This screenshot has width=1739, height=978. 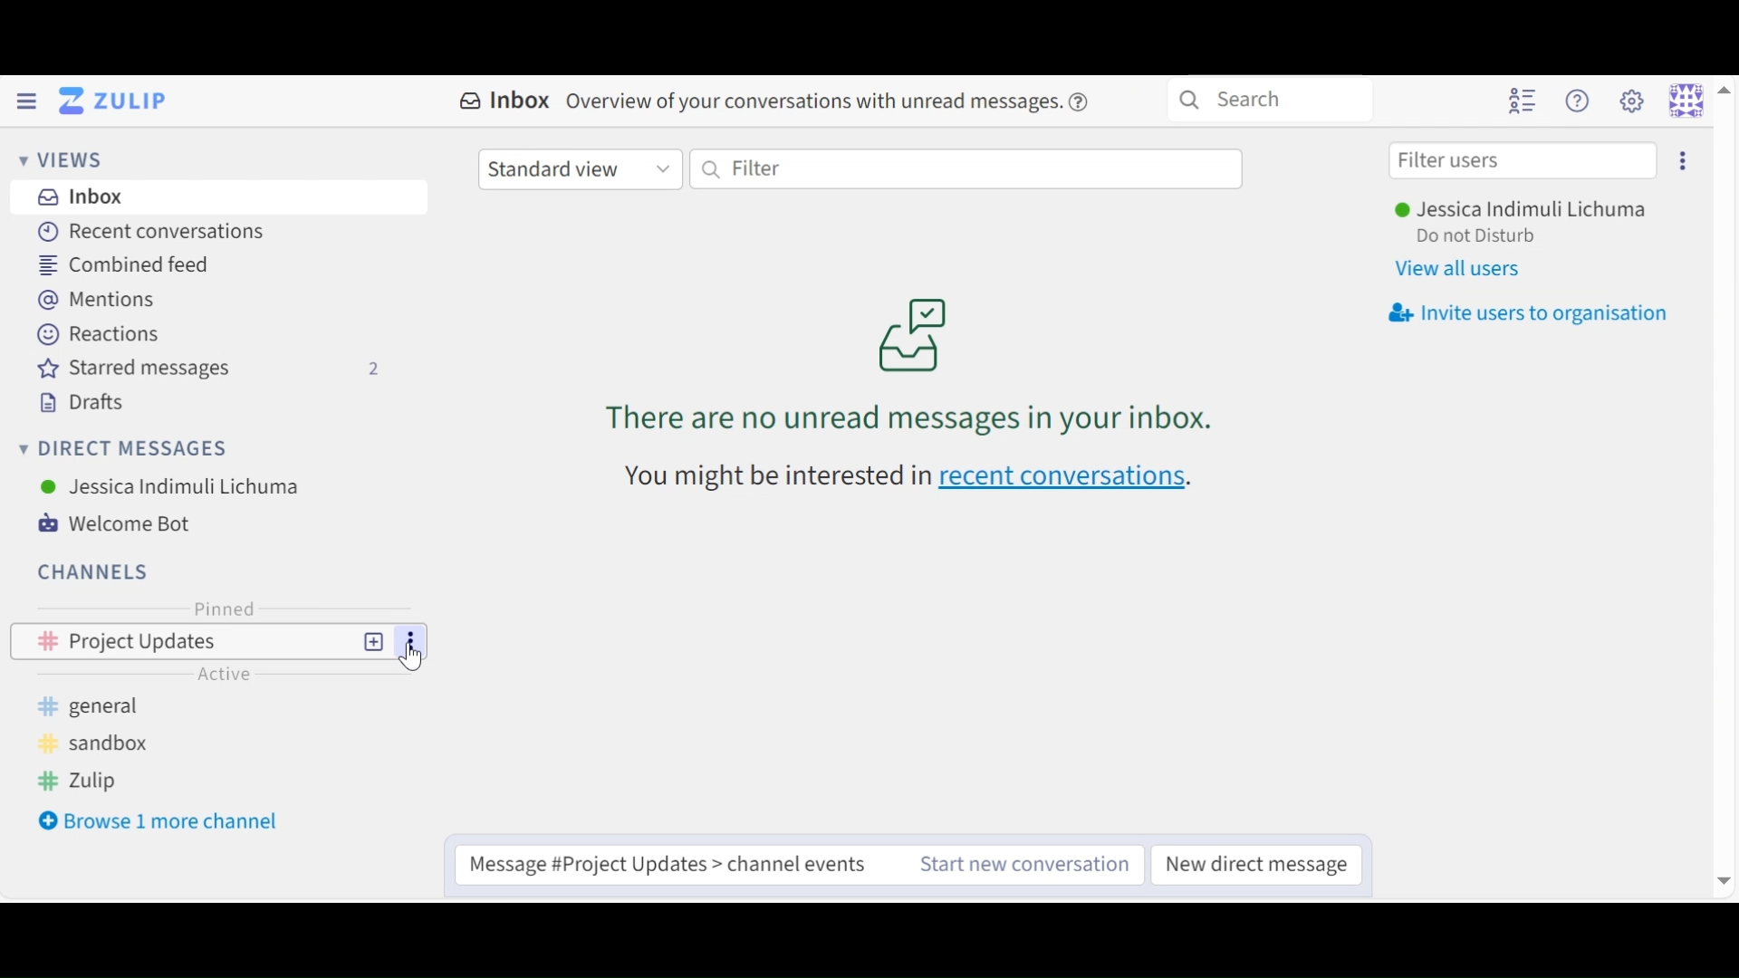 What do you see at coordinates (1477, 237) in the screenshot?
I see `Status` at bounding box center [1477, 237].